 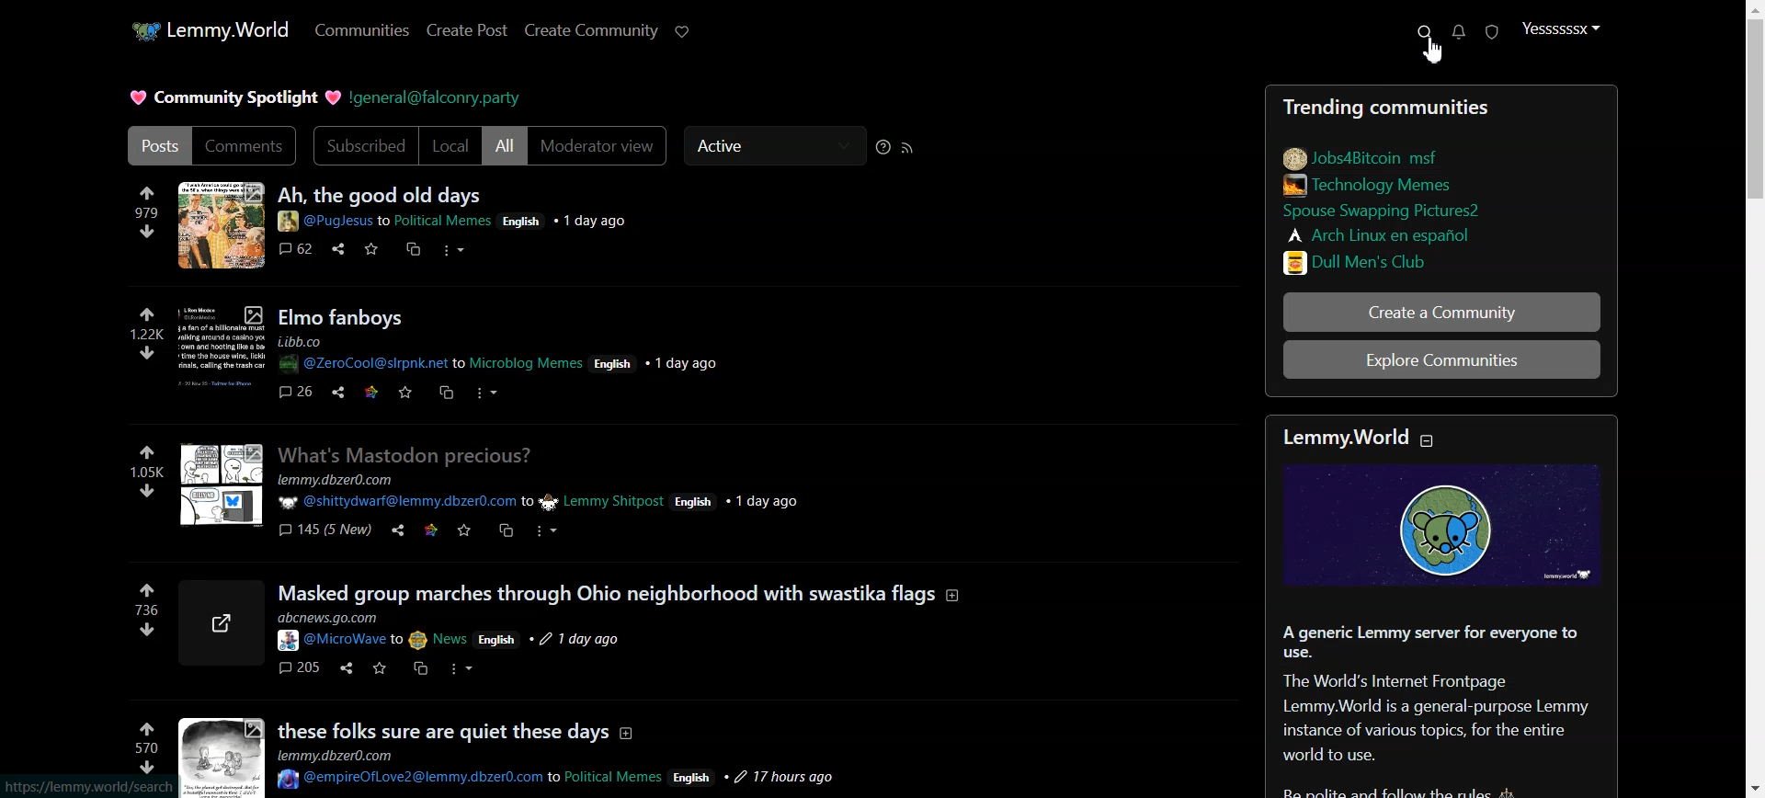 I want to click on Text, so click(x=1439, y=710).